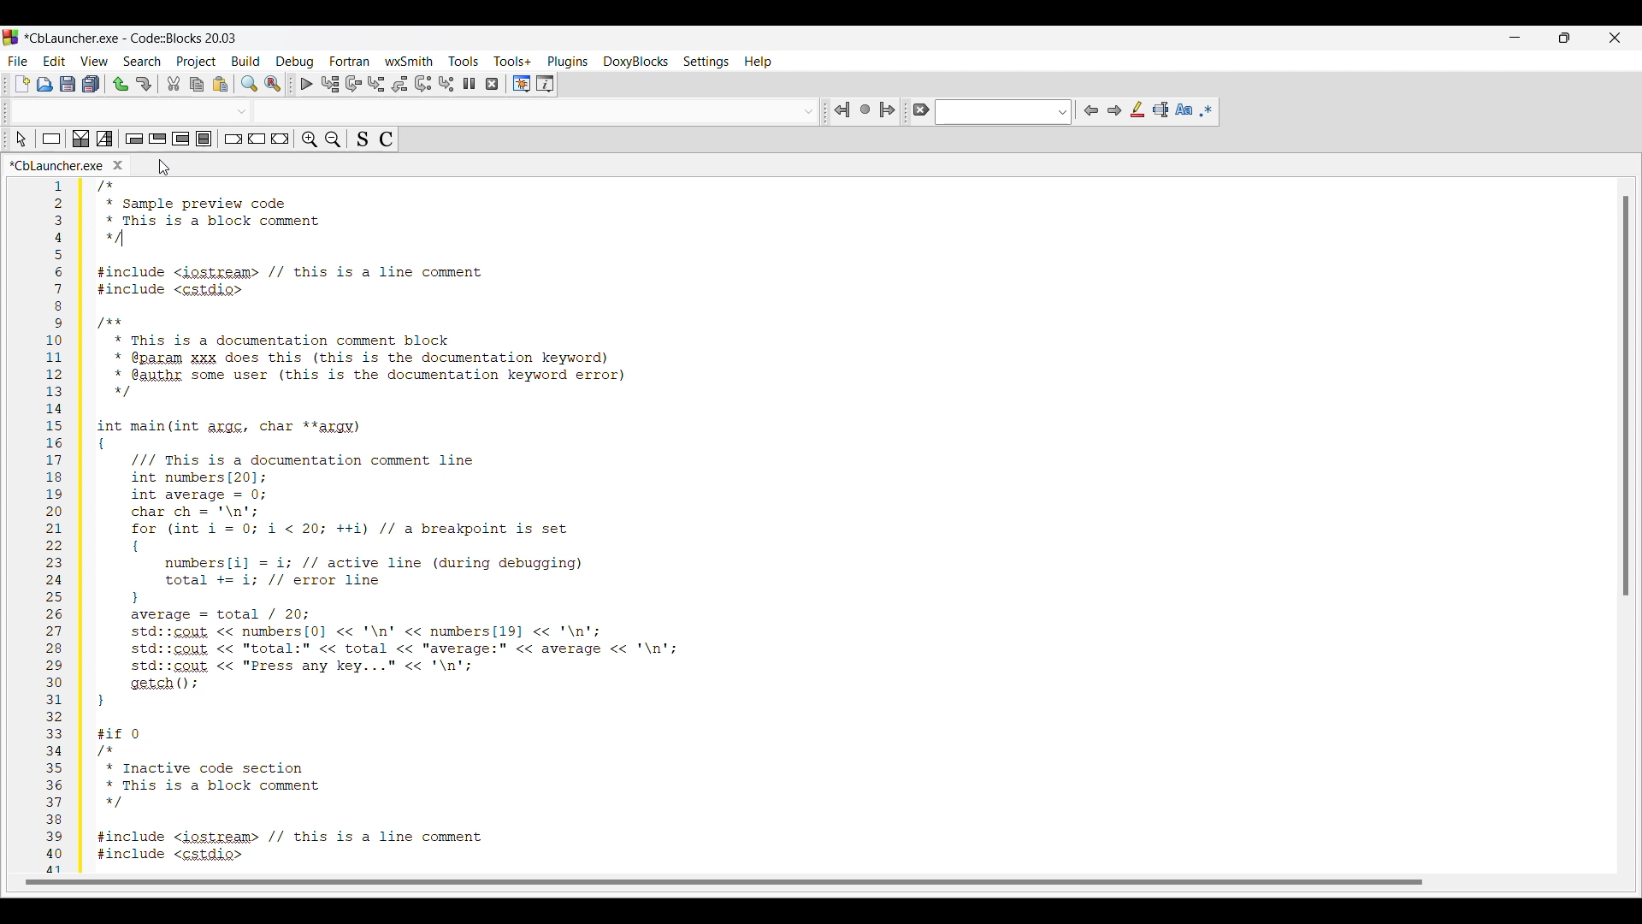 Image resolution: width=1642 pixels, height=924 pixels. What do you see at coordinates (423, 84) in the screenshot?
I see `Next instruction` at bounding box center [423, 84].